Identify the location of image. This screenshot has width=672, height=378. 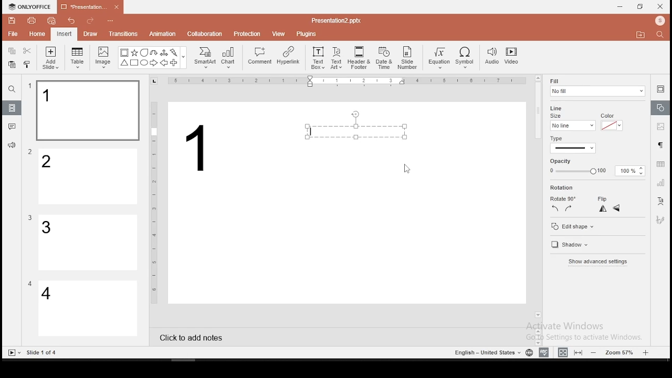
(104, 57).